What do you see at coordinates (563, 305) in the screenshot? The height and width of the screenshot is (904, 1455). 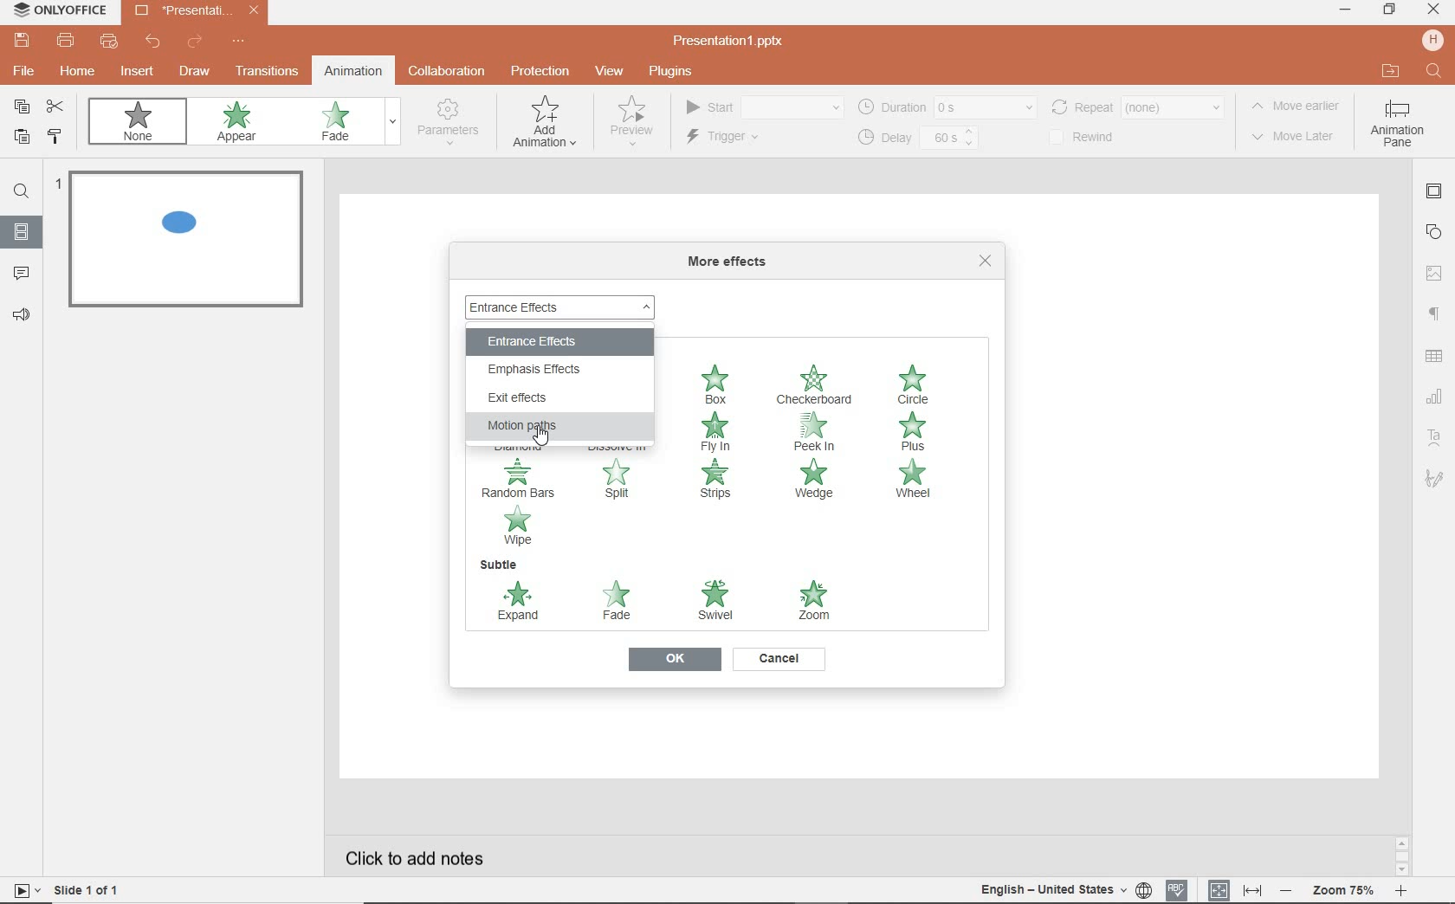 I see `ENTRANCE EFFECT` at bounding box center [563, 305].